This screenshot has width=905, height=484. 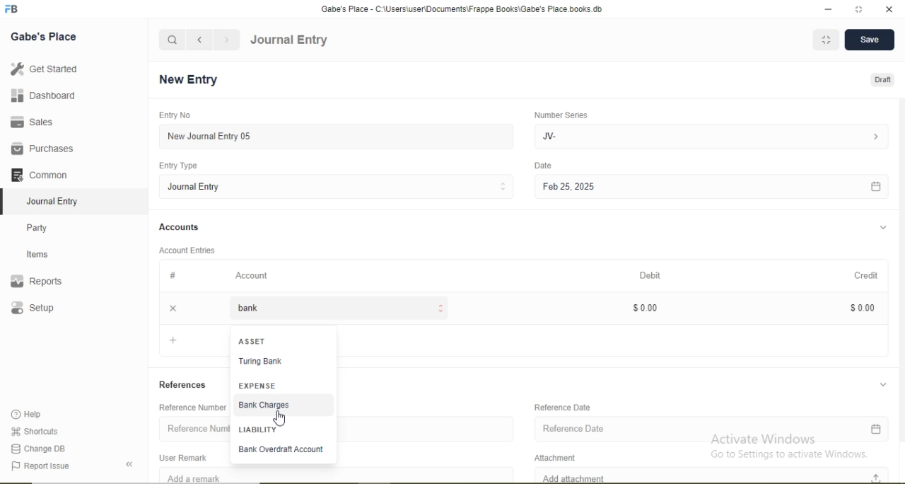 What do you see at coordinates (55, 466) in the screenshot?
I see `‘Report Issue` at bounding box center [55, 466].